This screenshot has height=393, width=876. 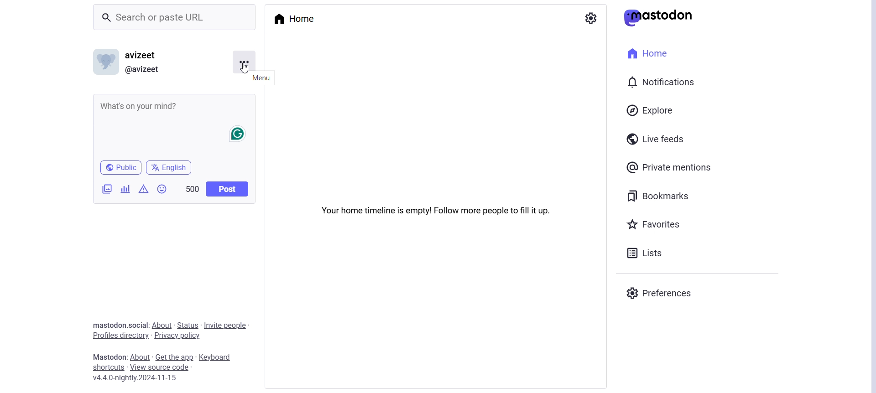 What do you see at coordinates (163, 325) in the screenshot?
I see `About` at bounding box center [163, 325].